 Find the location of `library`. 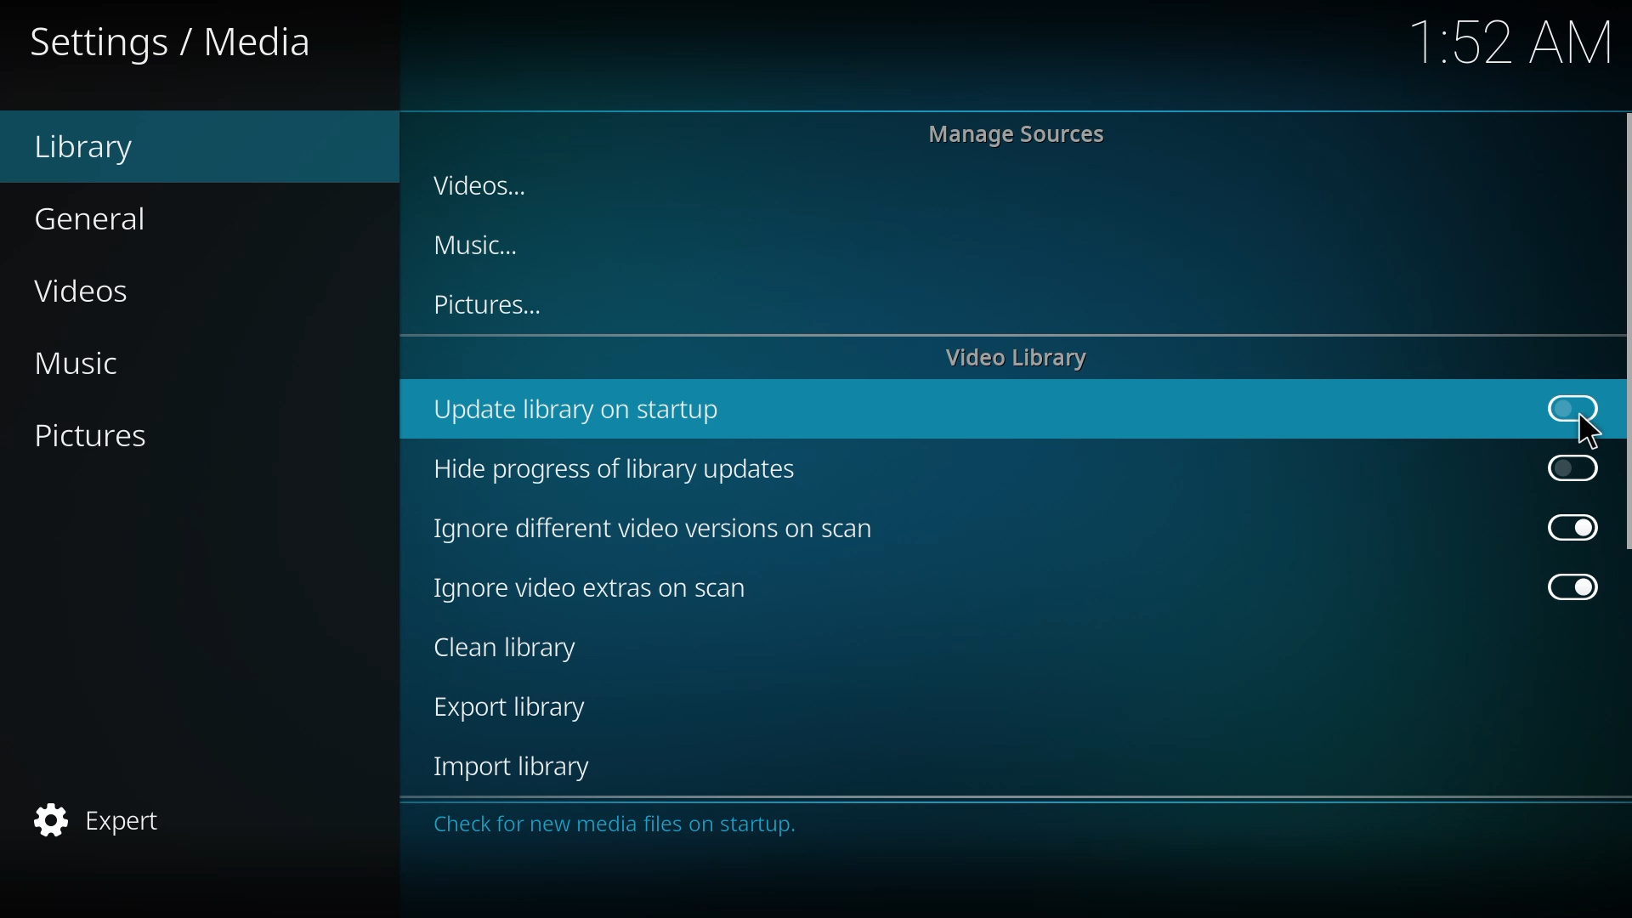

library is located at coordinates (99, 146).